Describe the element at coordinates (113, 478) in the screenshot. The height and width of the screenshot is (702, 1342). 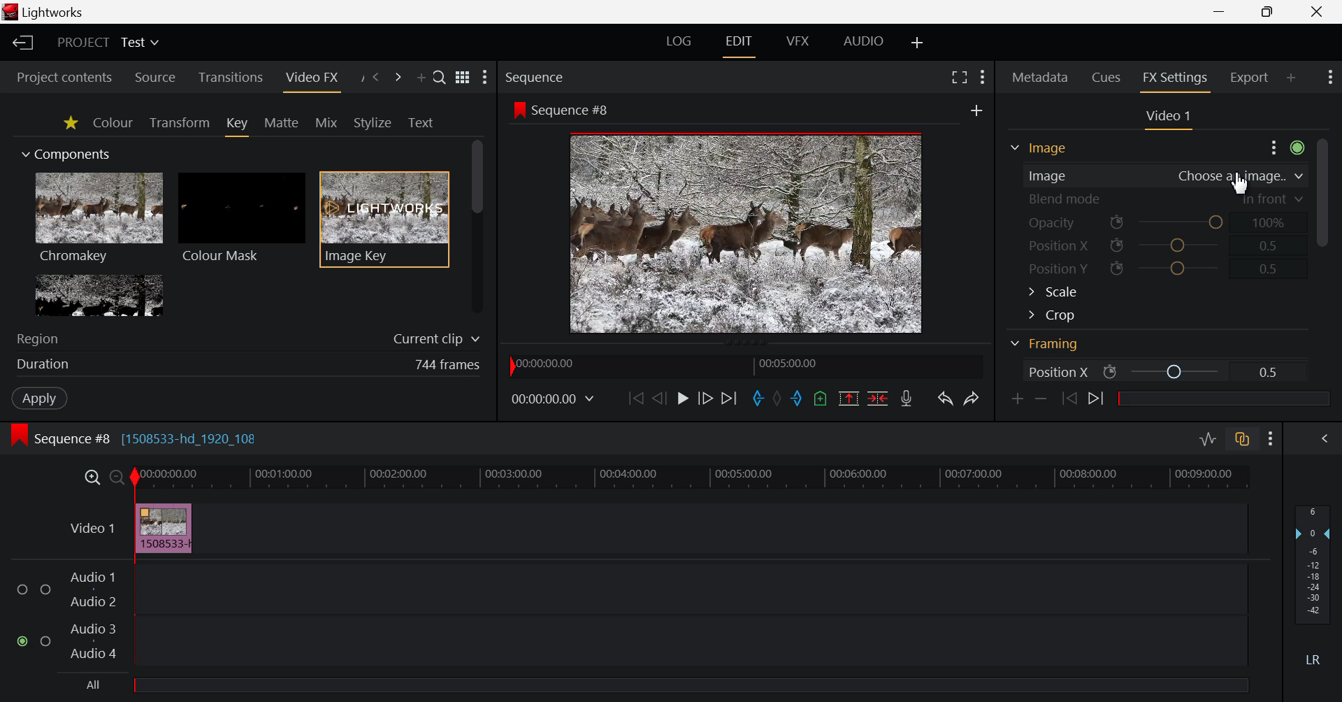
I see `Timeline Zoom Out` at that location.